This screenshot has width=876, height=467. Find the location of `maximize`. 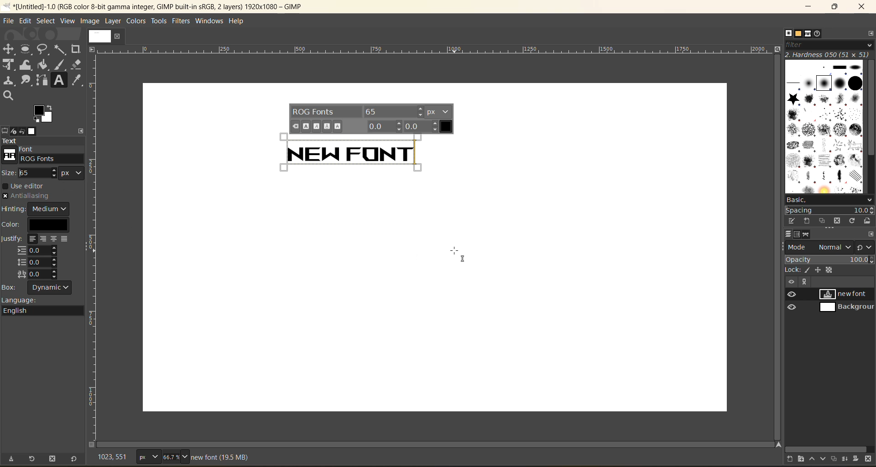

maximize is located at coordinates (834, 8).